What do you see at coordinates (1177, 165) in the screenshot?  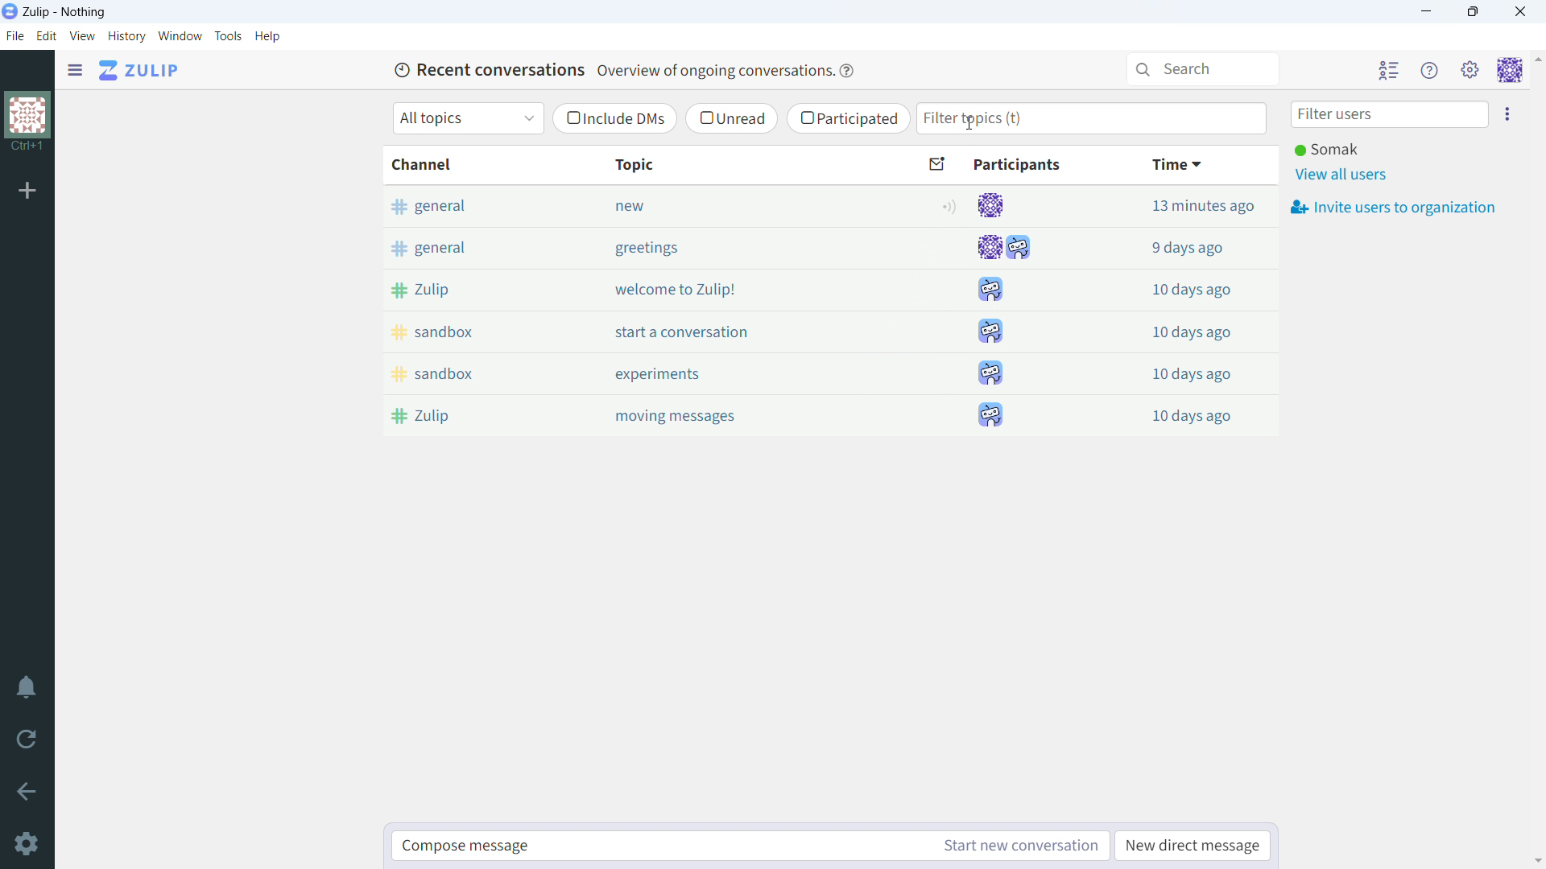 I see `time` at bounding box center [1177, 165].